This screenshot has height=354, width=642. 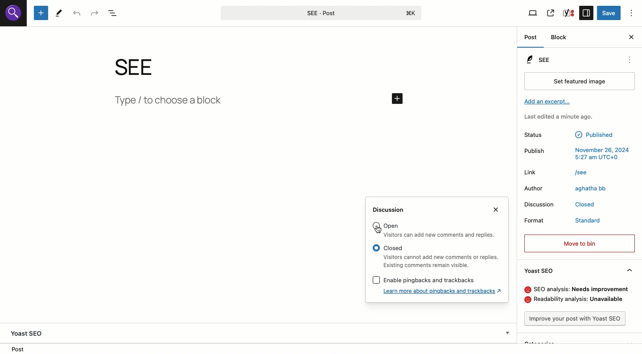 I want to click on View post, so click(x=551, y=12).